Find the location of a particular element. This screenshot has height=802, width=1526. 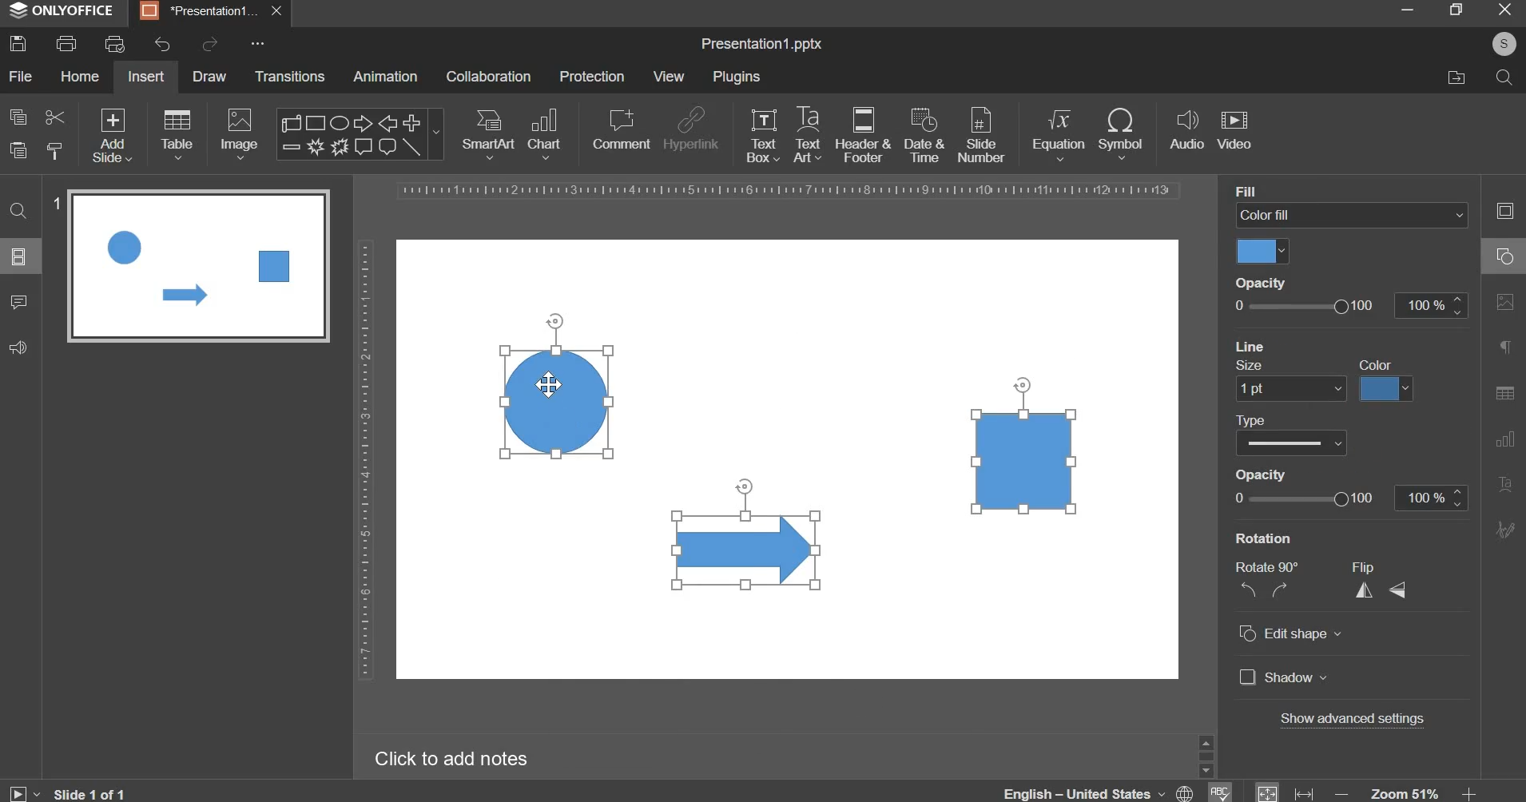

hyperlink is located at coordinates (690, 131).